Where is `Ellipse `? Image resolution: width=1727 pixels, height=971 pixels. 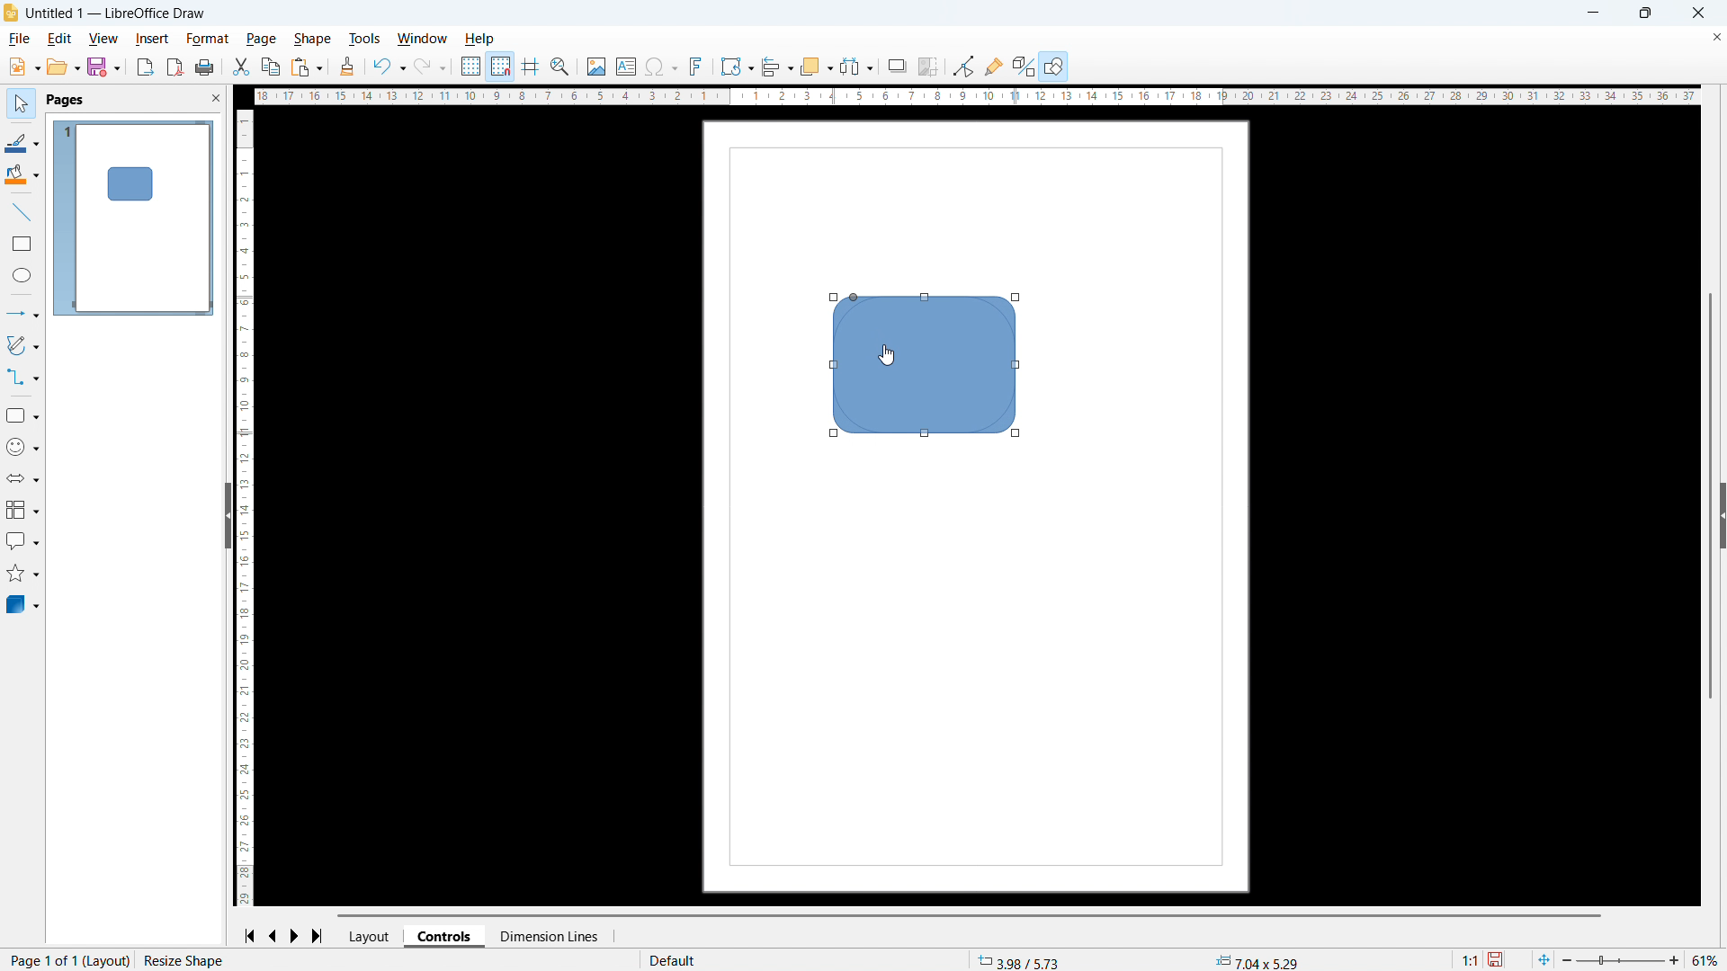
Ellipse  is located at coordinates (22, 275).